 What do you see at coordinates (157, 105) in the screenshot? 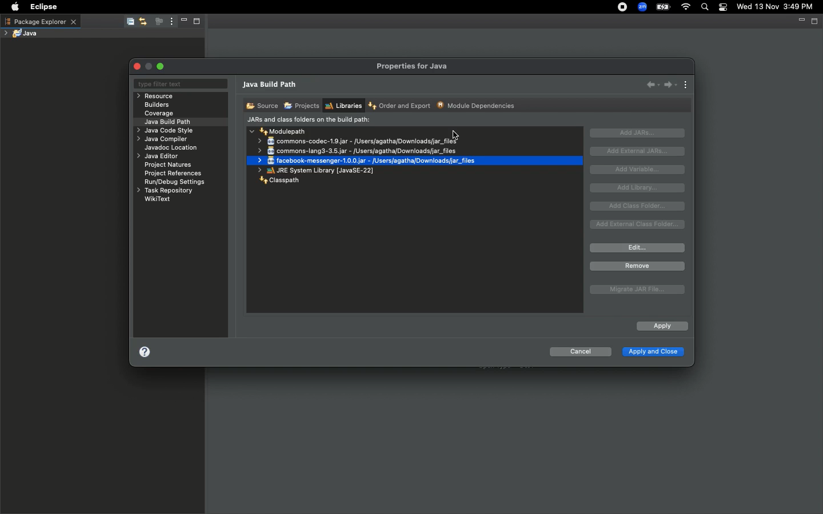
I see `Builders` at bounding box center [157, 105].